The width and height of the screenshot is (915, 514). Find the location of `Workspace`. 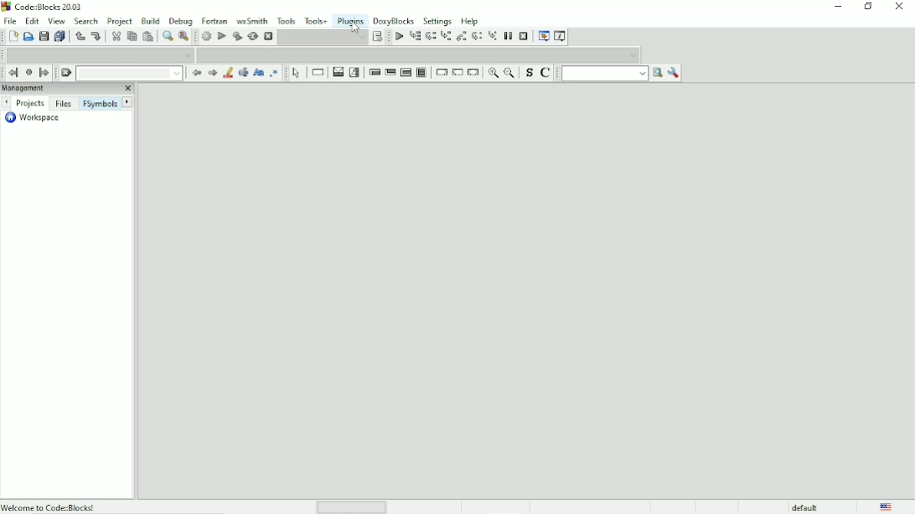

Workspace is located at coordinates (31, 118).